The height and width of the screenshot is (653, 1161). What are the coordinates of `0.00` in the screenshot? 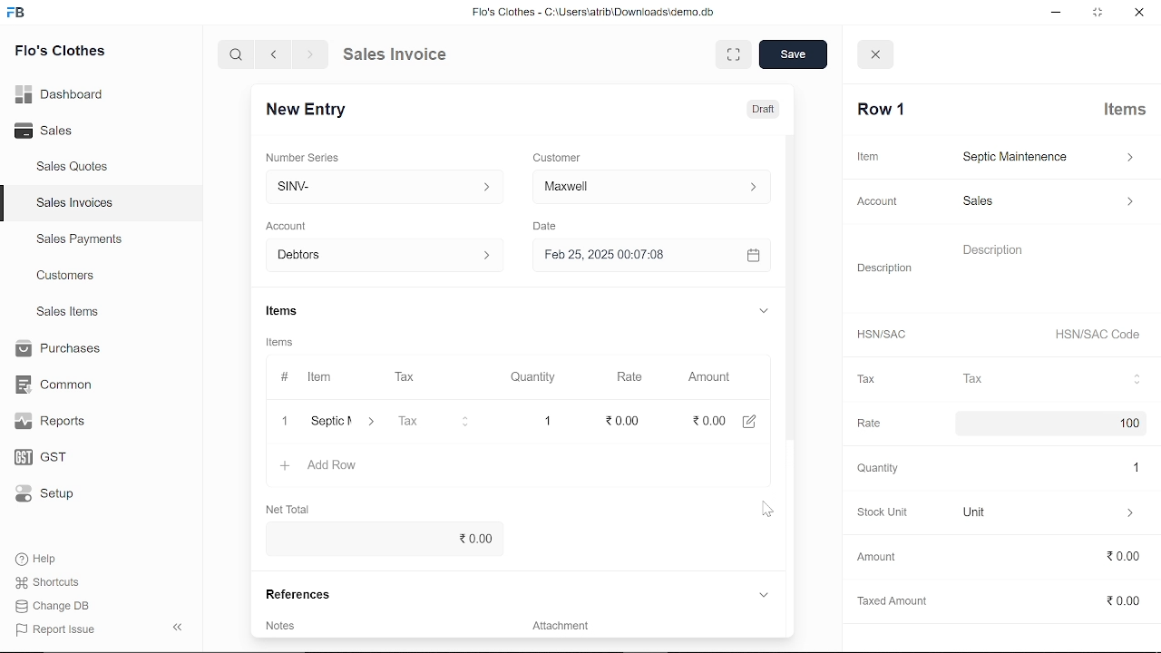 It's located at (1107, 557).